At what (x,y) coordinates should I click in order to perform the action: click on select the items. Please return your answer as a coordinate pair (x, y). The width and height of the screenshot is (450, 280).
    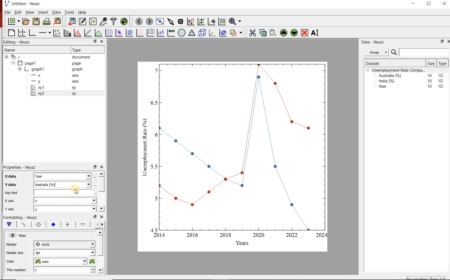
    Looking at the image, I should click on (171, 21).